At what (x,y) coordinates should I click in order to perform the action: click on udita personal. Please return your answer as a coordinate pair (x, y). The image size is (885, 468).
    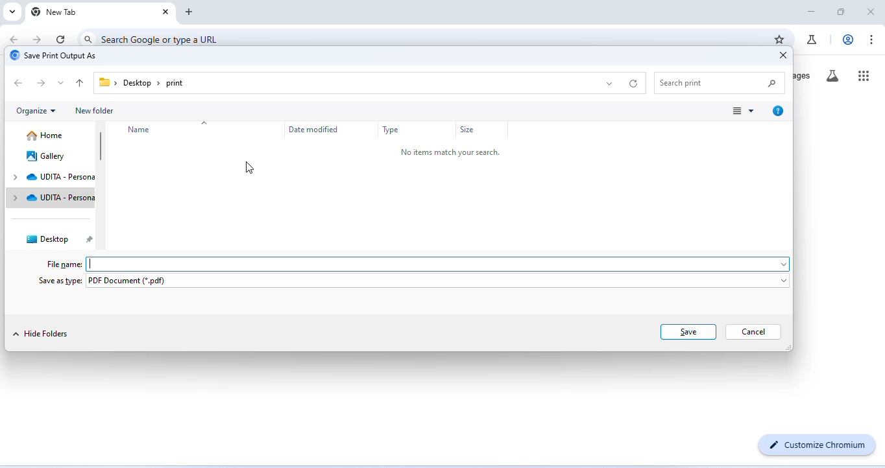
    Looking at the image, I should click on (62, 177).